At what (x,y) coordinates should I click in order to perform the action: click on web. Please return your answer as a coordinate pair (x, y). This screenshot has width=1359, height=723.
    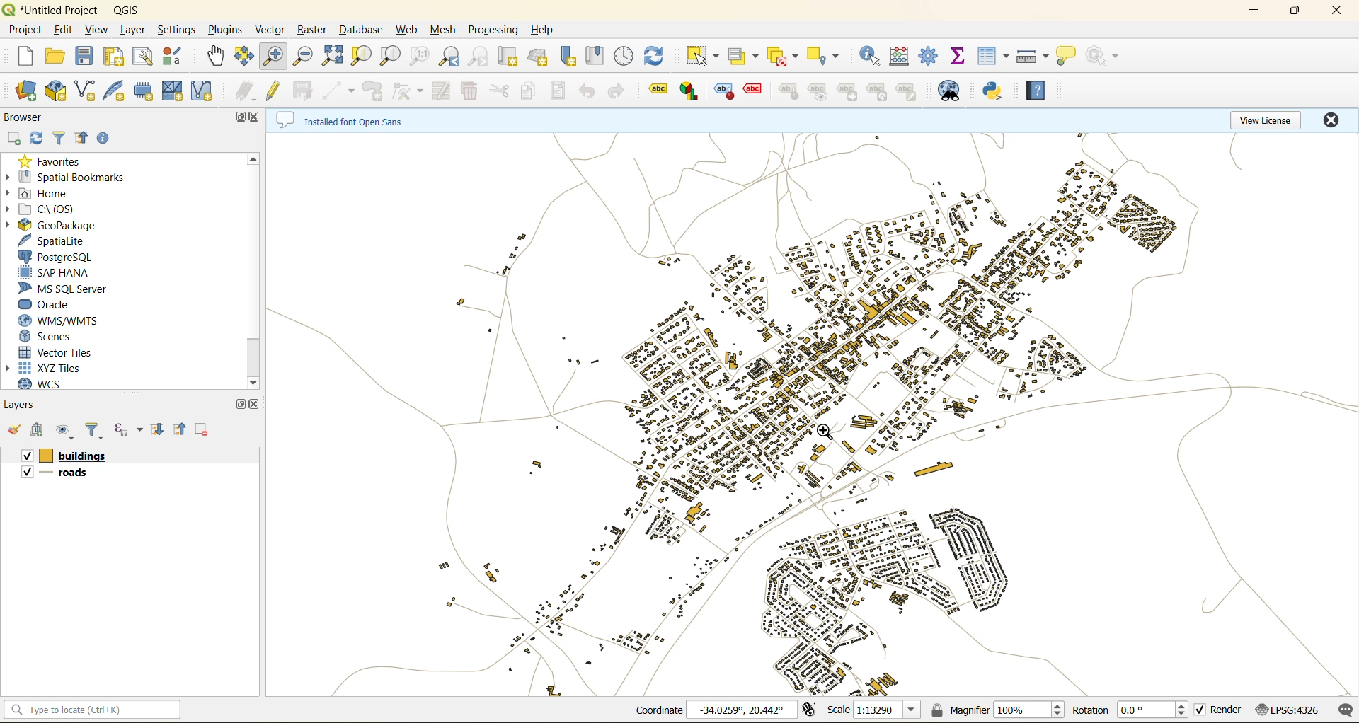
    Looking at the image, I should click on (408, 29).